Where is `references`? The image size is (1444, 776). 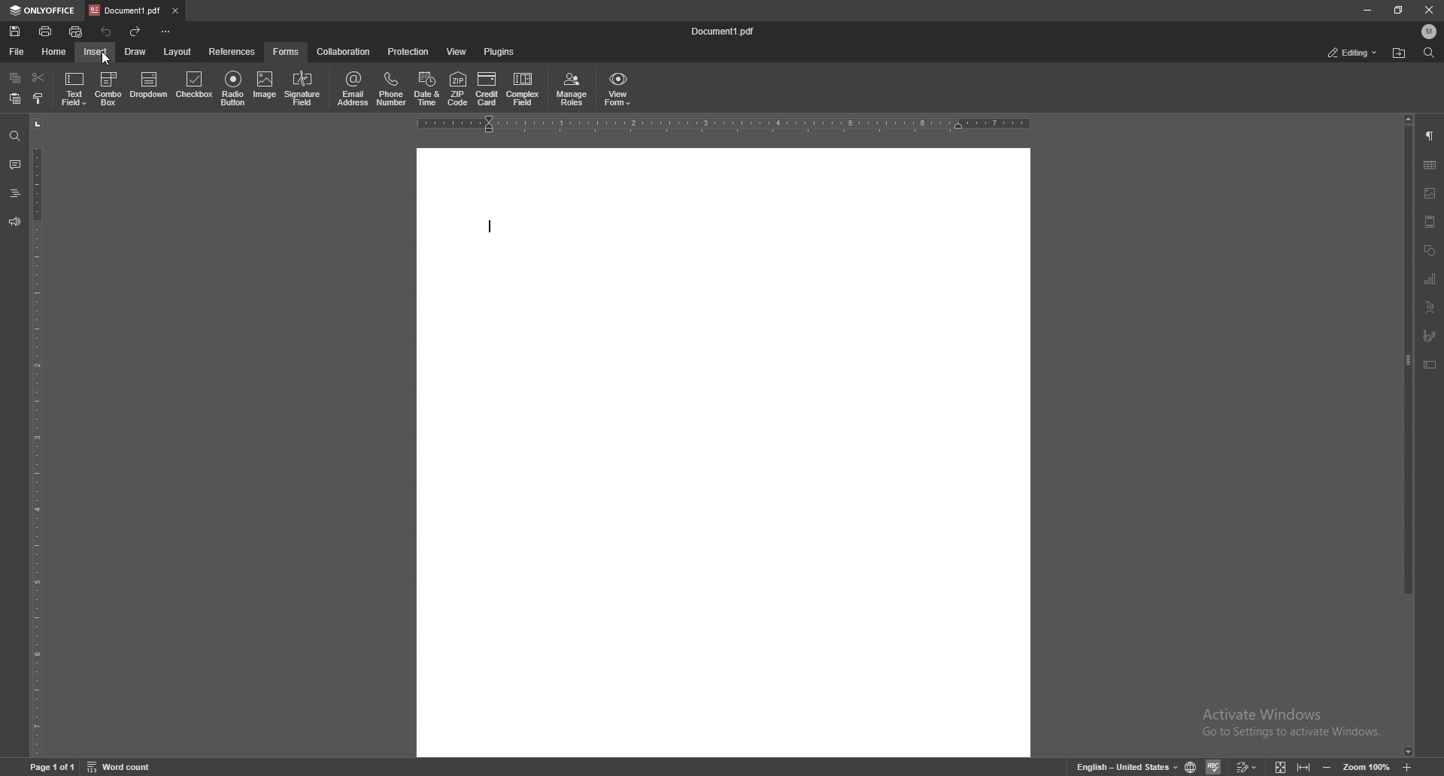 references is located at coordinates (233, 51).